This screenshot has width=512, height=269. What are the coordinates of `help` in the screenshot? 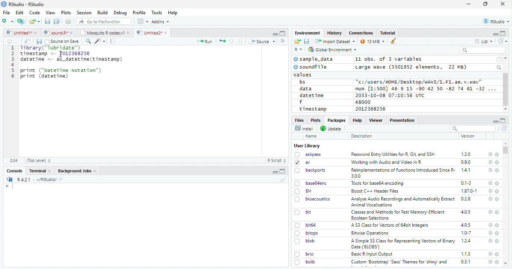 It's located at (490, 154).